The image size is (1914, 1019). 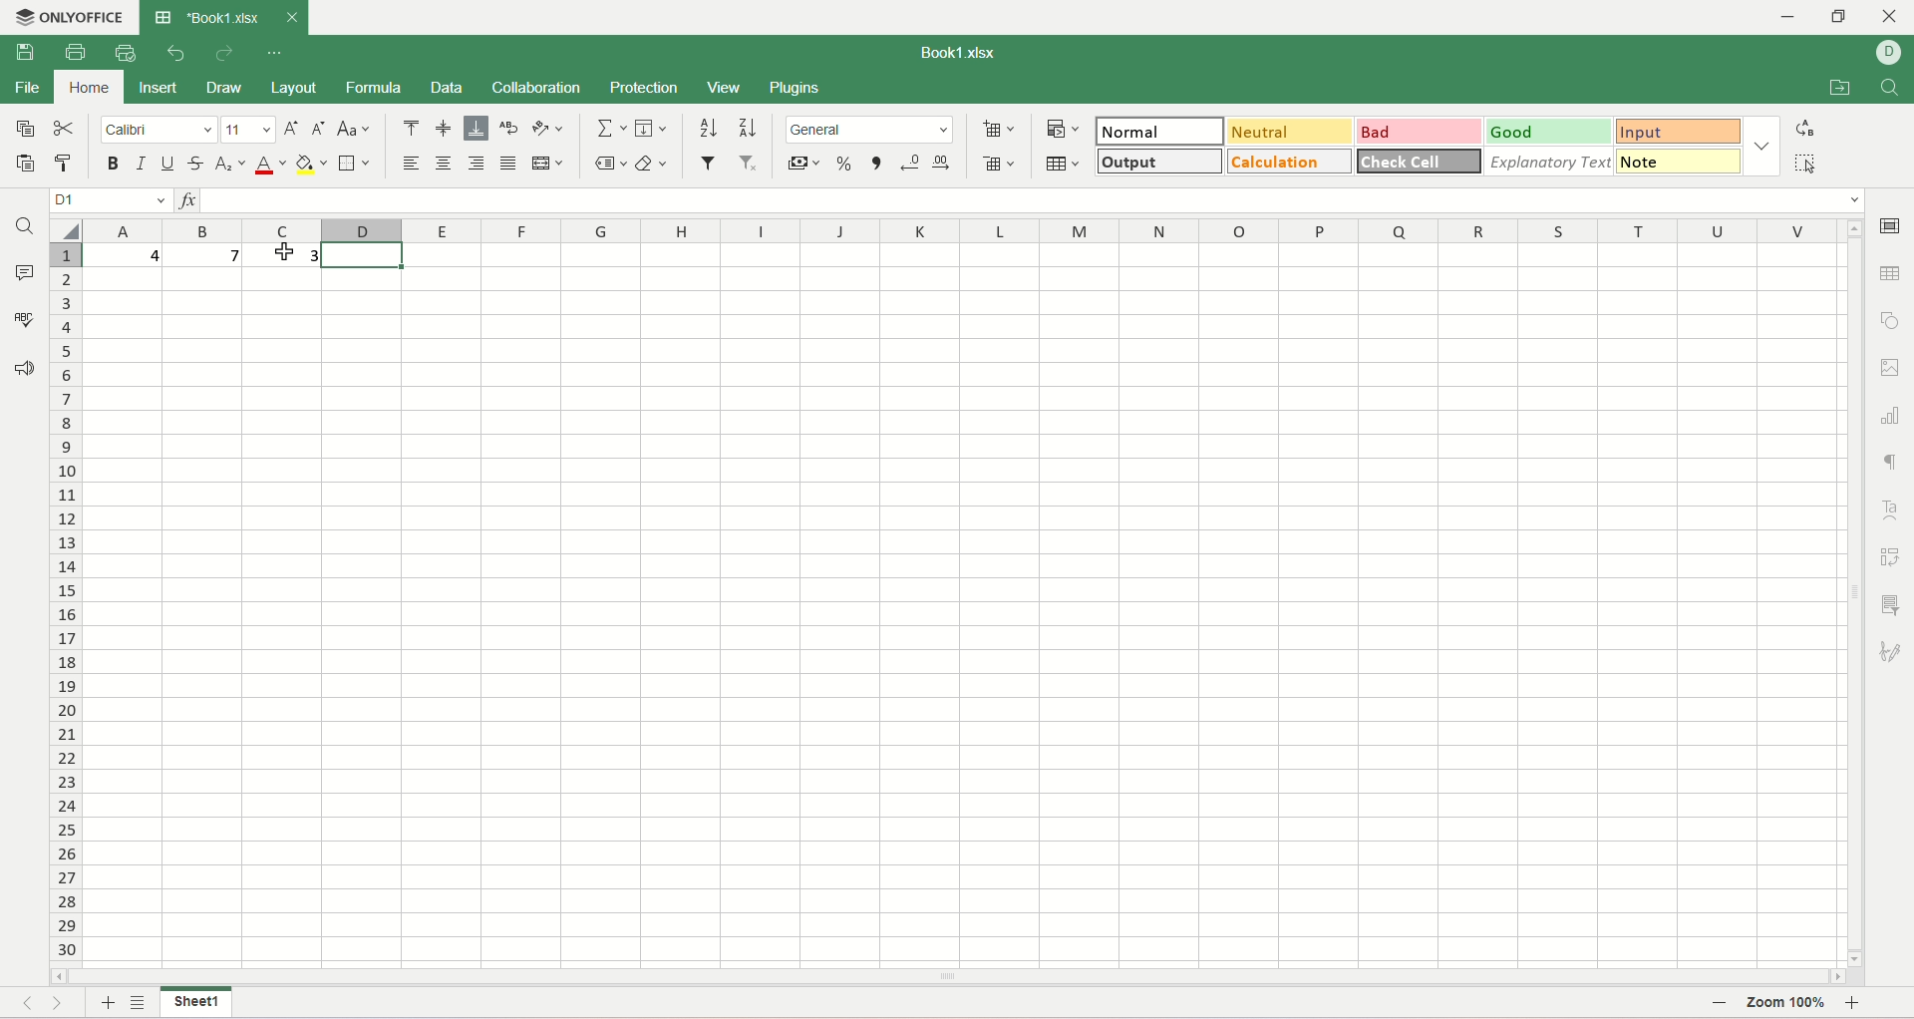 What do you see at coordinates (1715, 1004) in the screenshot?
I see `zoom out` at bounding box center [1715, 1004].